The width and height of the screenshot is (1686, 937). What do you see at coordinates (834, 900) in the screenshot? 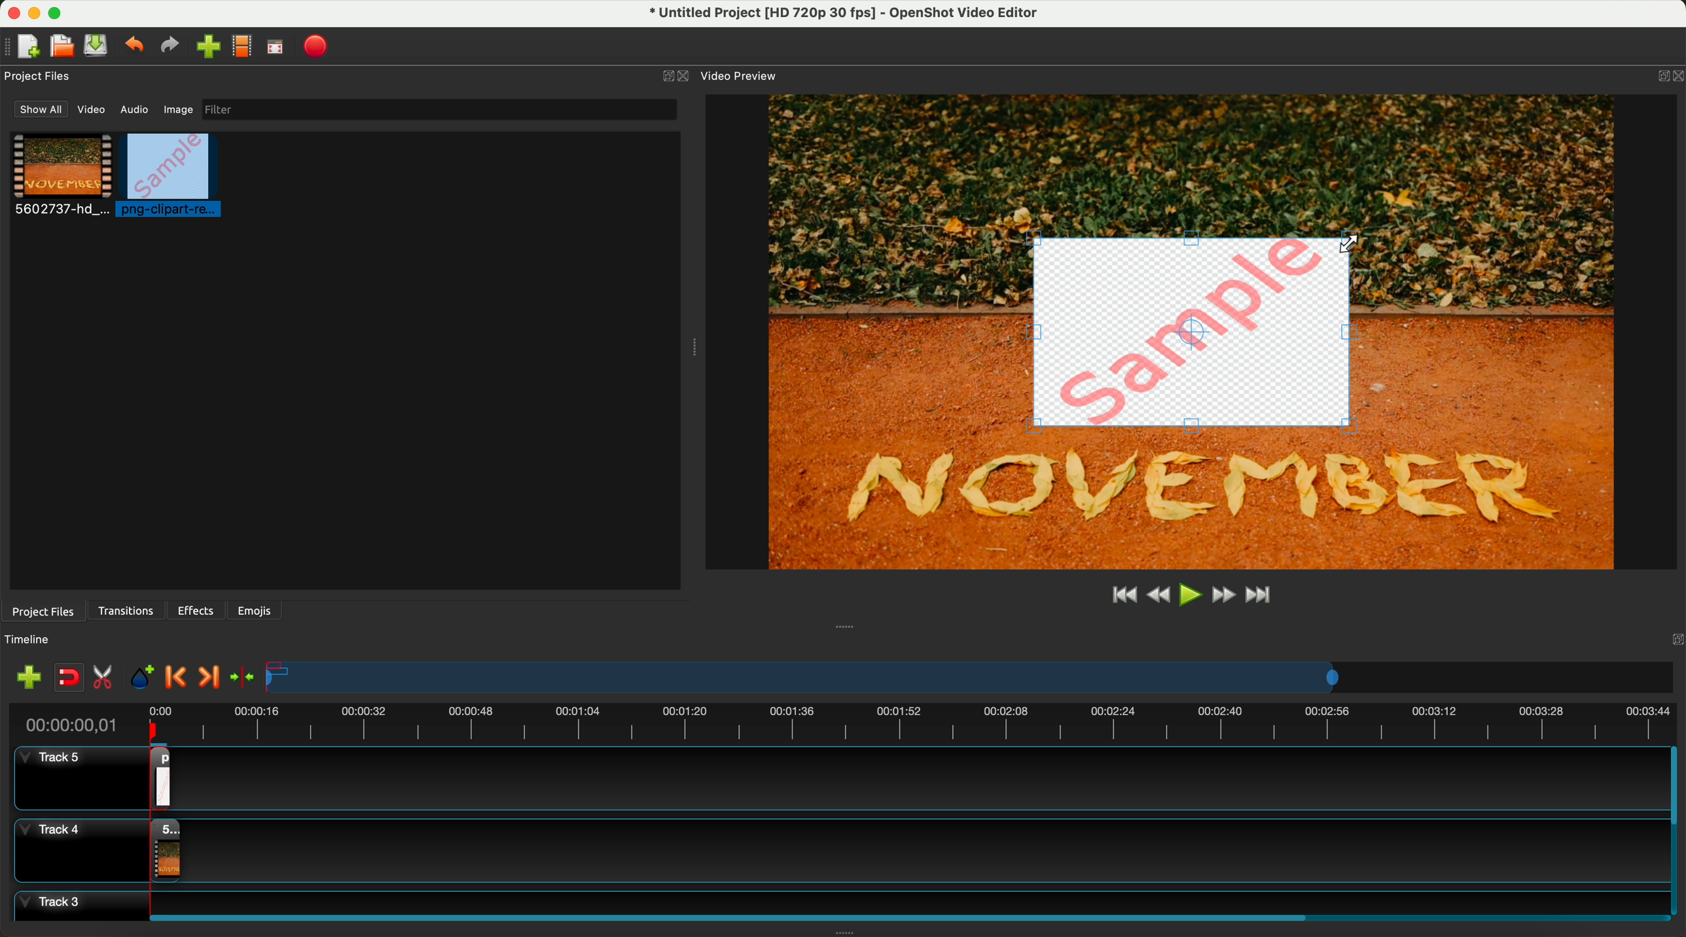
I see `track 3` at bounding box center [834, 900].